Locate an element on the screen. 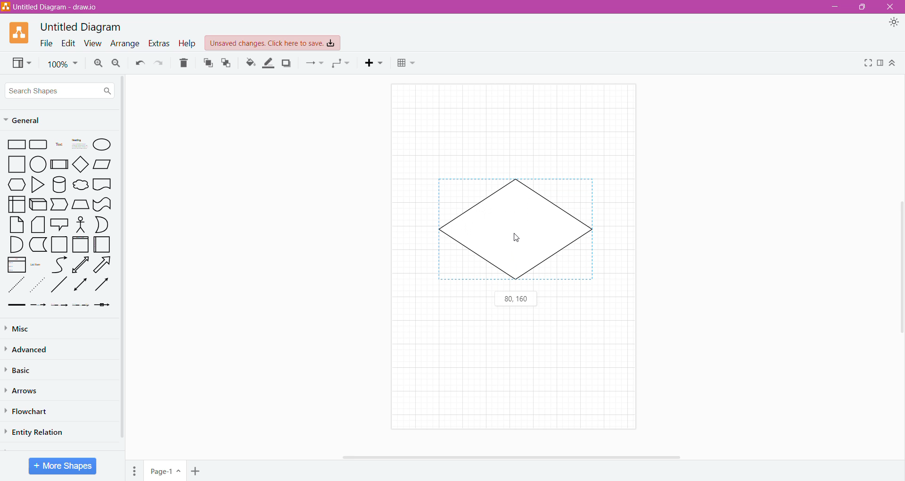 This screenshot has width=905, height=481. Actor is located at coordinates (80, 225).